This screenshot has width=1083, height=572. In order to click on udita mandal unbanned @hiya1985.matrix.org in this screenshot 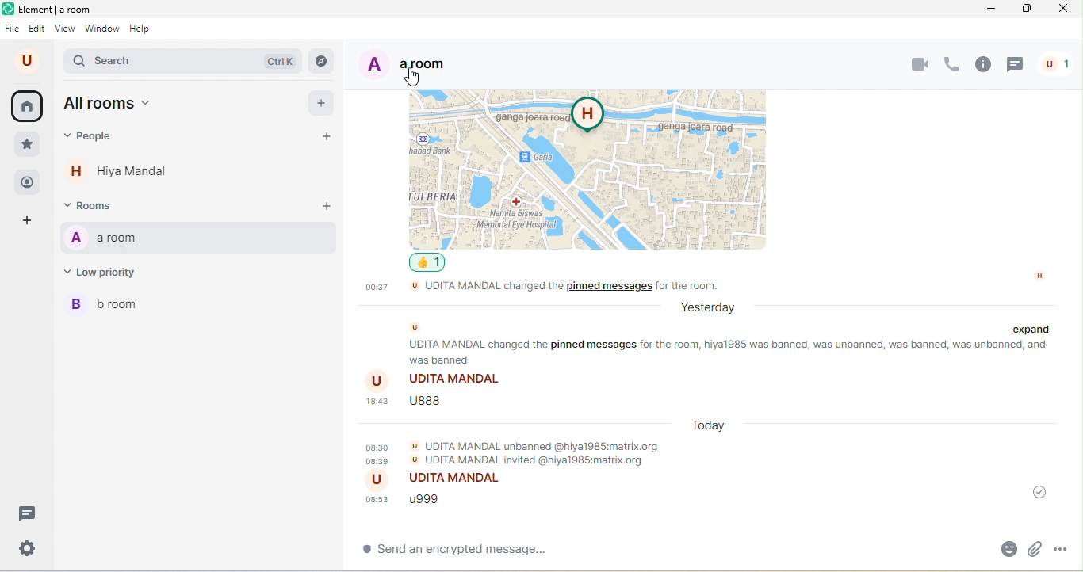, I will do `click(518, 452)`.